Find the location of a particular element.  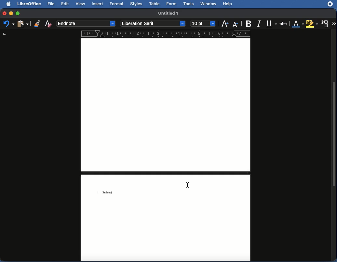

cursor is located at coordinates (187, 185).